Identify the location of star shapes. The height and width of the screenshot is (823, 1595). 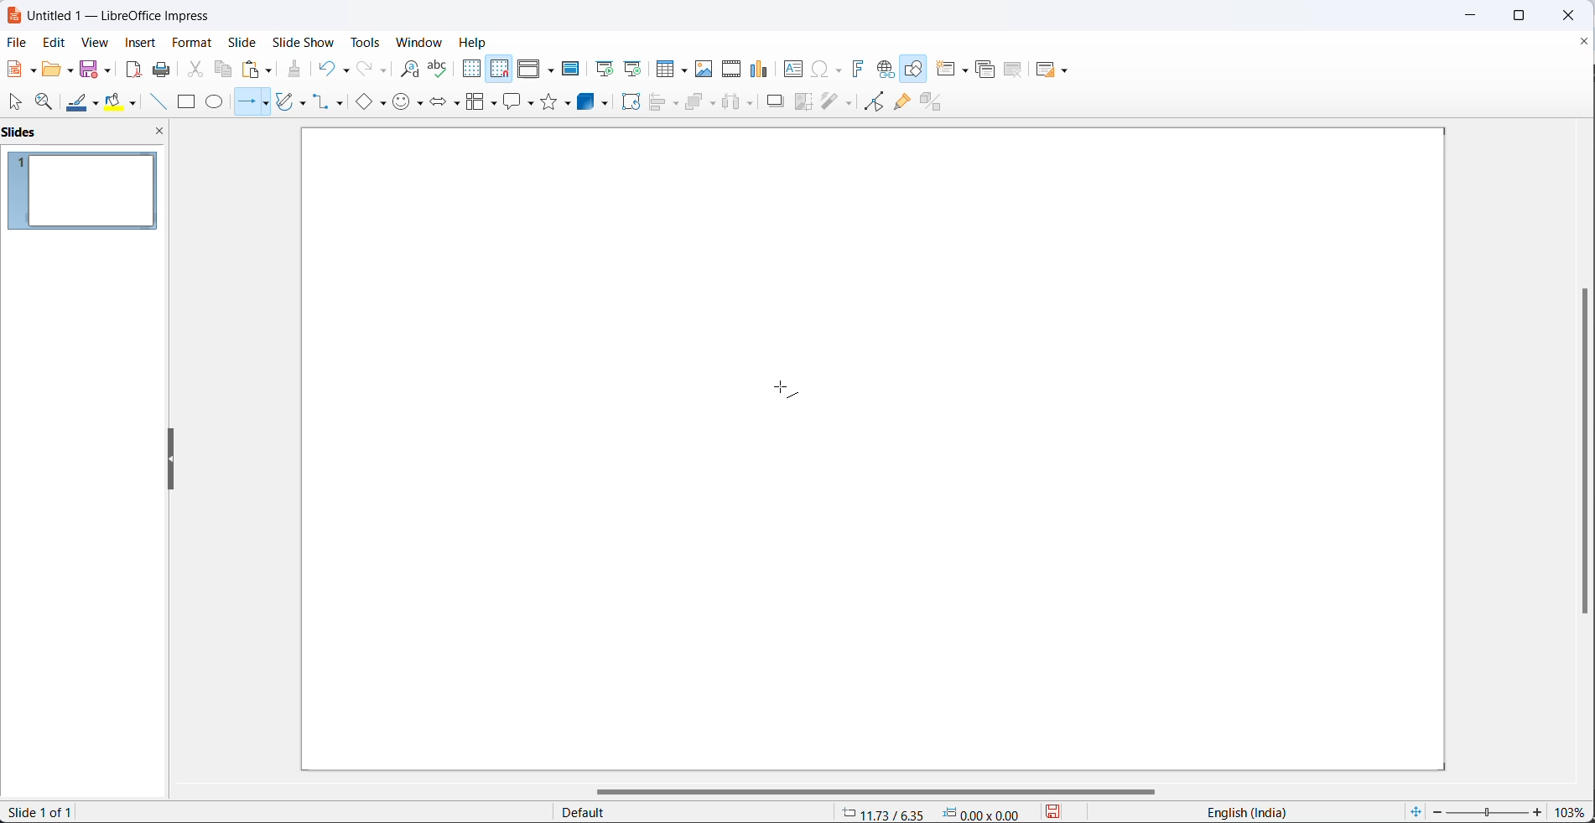
(558, 101).